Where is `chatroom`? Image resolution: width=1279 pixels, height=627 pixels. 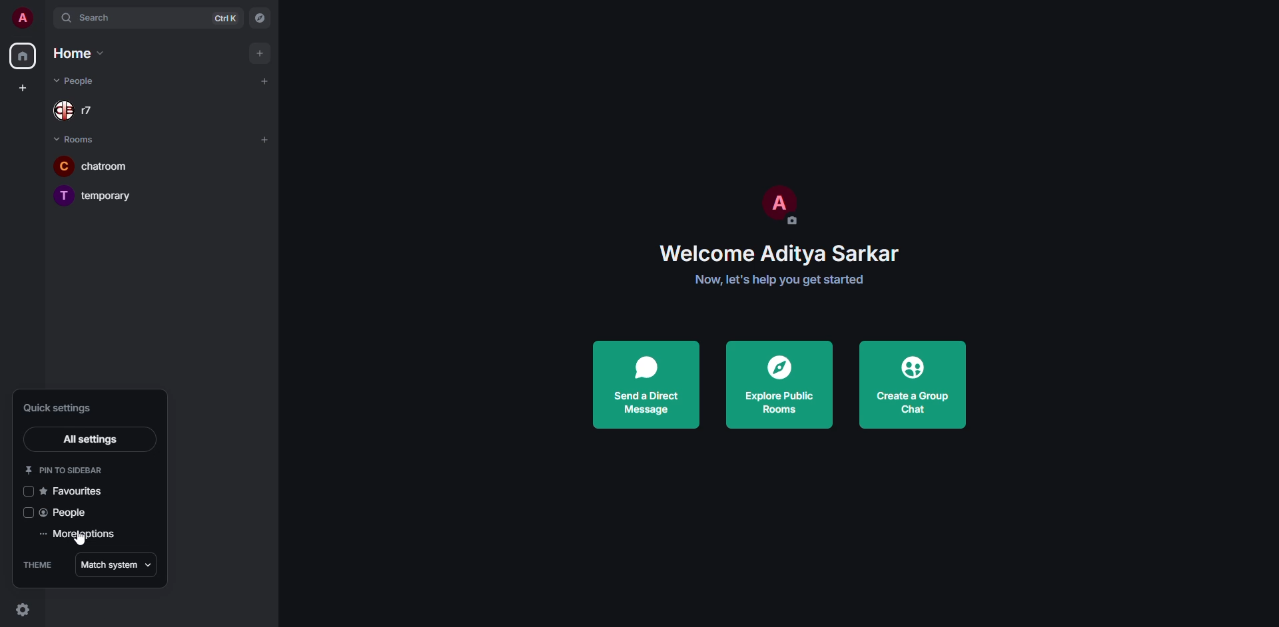
chatroom is located at coordinates (92, 165).